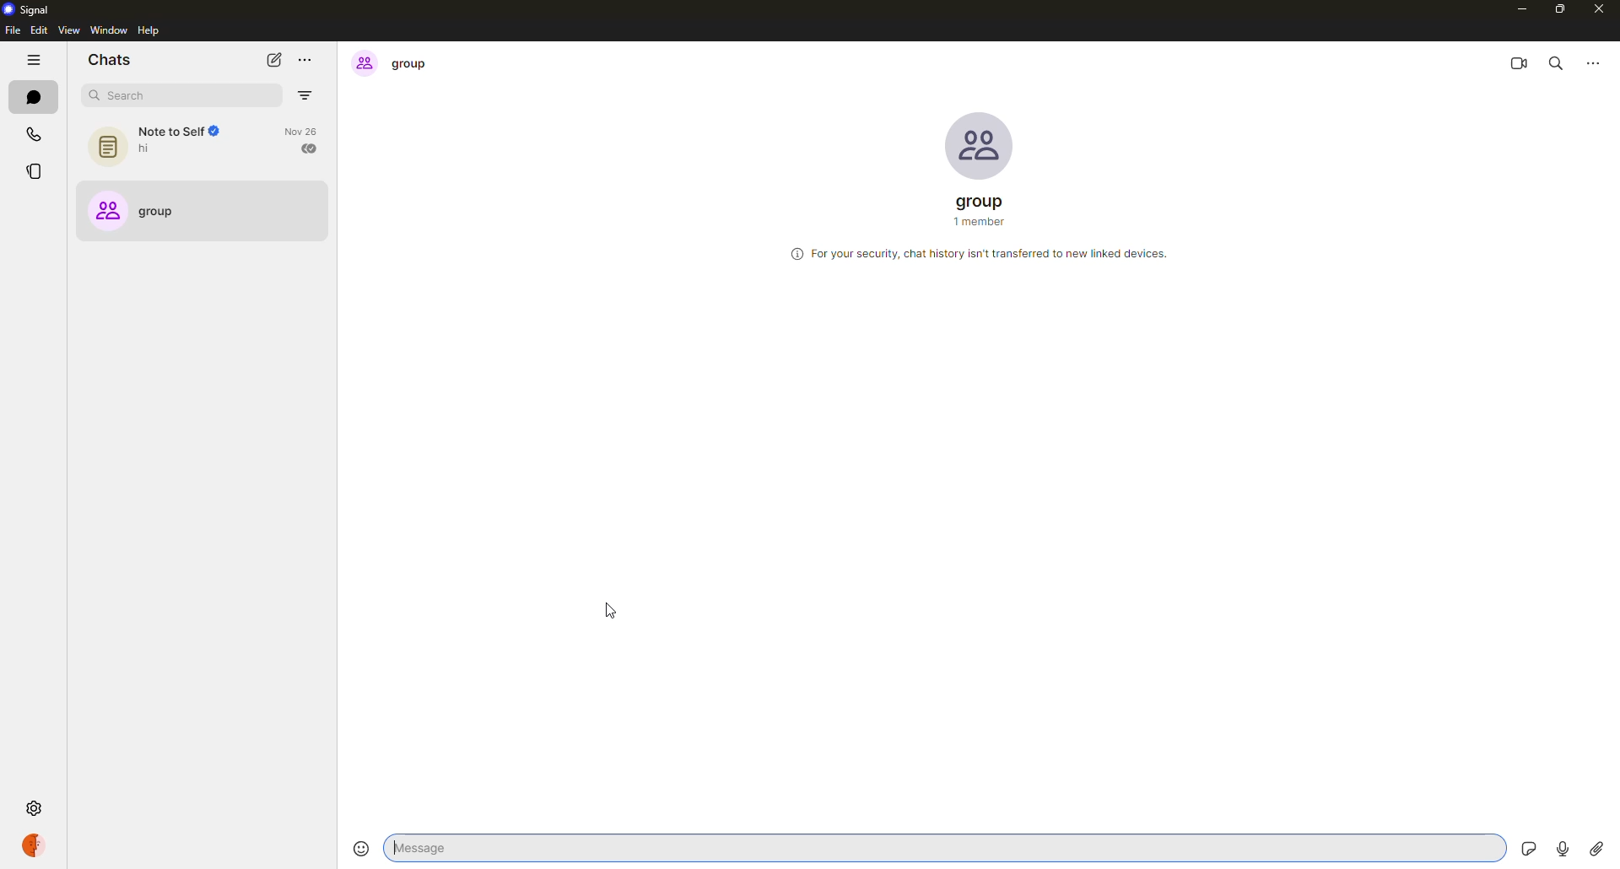 This screenshot has height=869, width=1620. What do you see at coordinates (34, 134) in the screenshot?
I see `calls` at bounding box center [34, 134].